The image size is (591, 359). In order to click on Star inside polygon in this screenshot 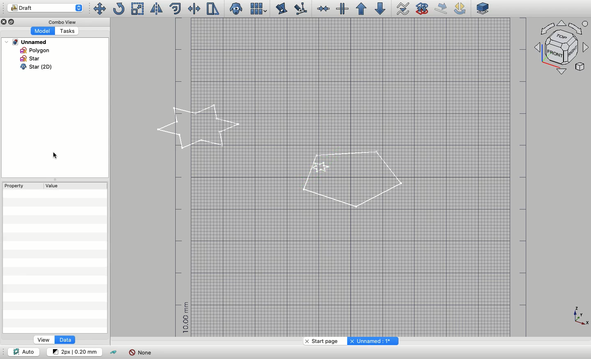, I will do `click(350, 179)`.